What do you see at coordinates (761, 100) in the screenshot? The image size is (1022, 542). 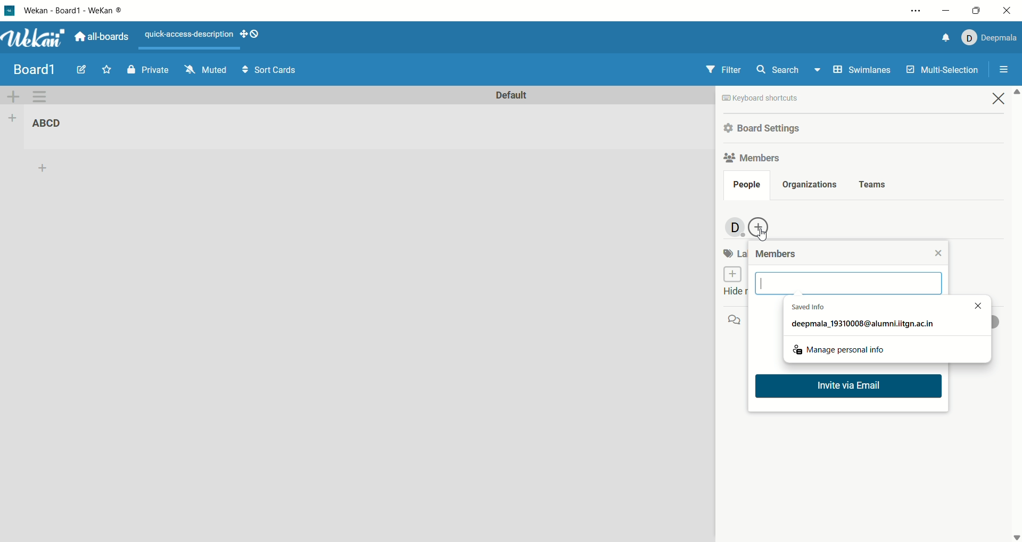 I see `keyboard shortcut` at bounding box center [761, 100].